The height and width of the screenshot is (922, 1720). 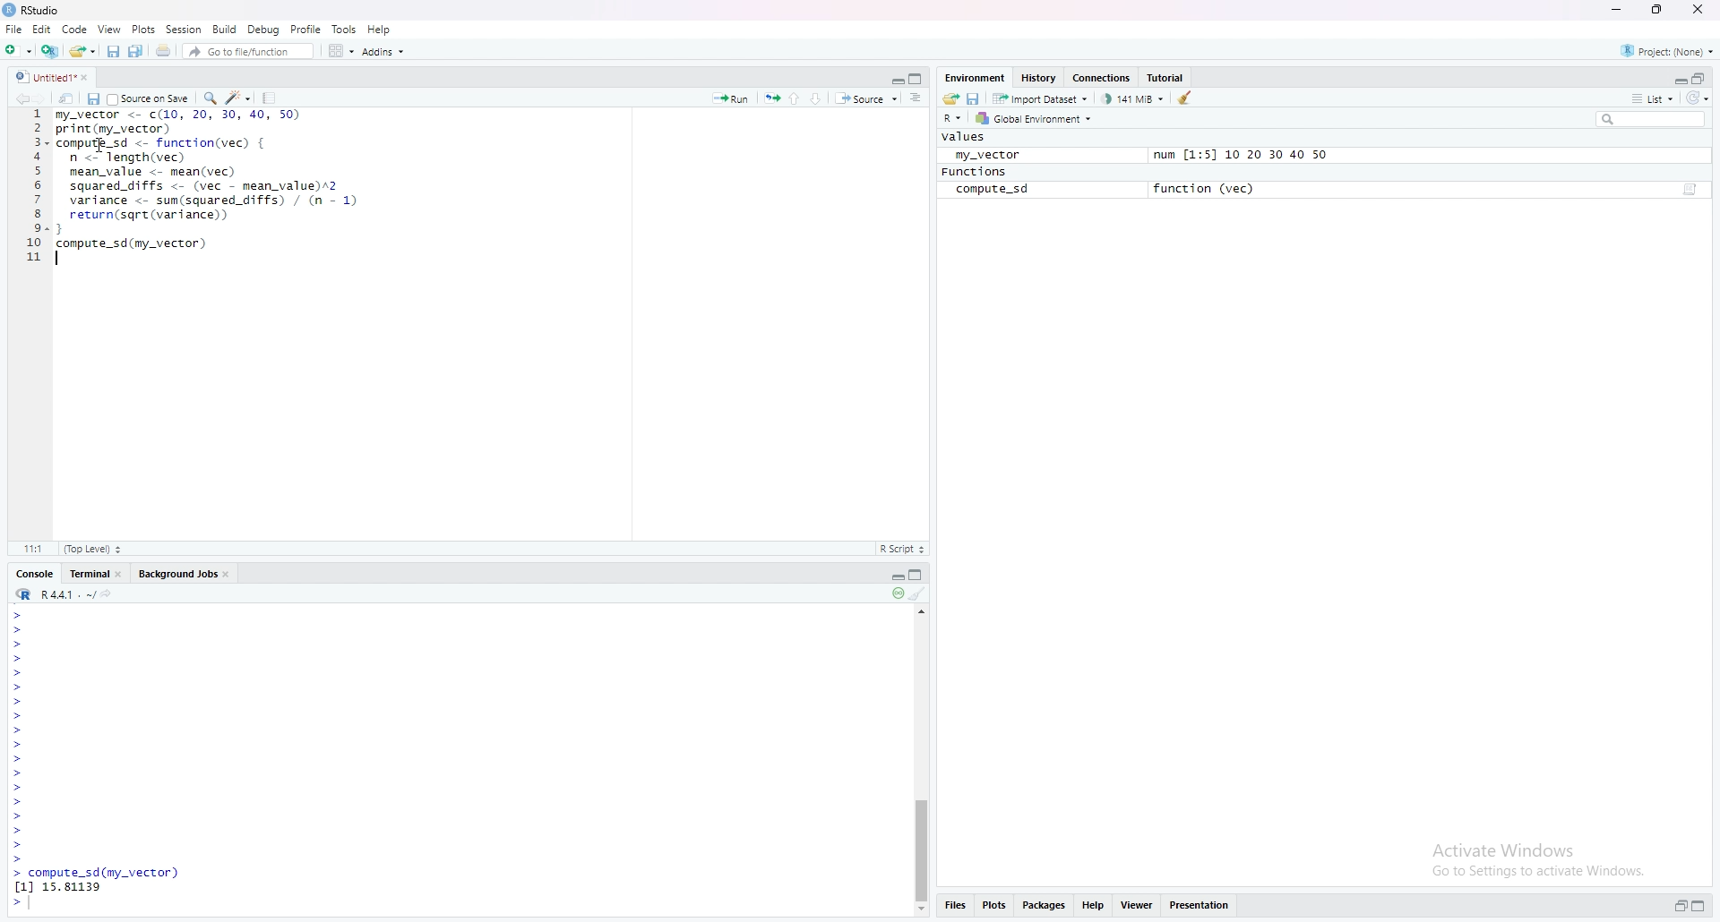 What do you see at coordinates (19, 629) in the screenshot?
I see `Prompt cursor` at bounding box center [19, 629].